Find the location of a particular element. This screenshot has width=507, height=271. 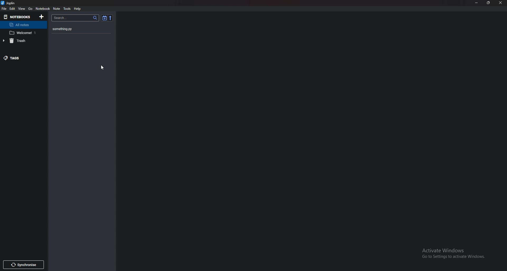

File is located at coordinates (4, 9).